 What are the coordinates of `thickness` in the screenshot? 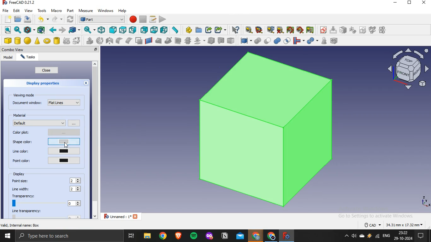 It's located at (211, 40).